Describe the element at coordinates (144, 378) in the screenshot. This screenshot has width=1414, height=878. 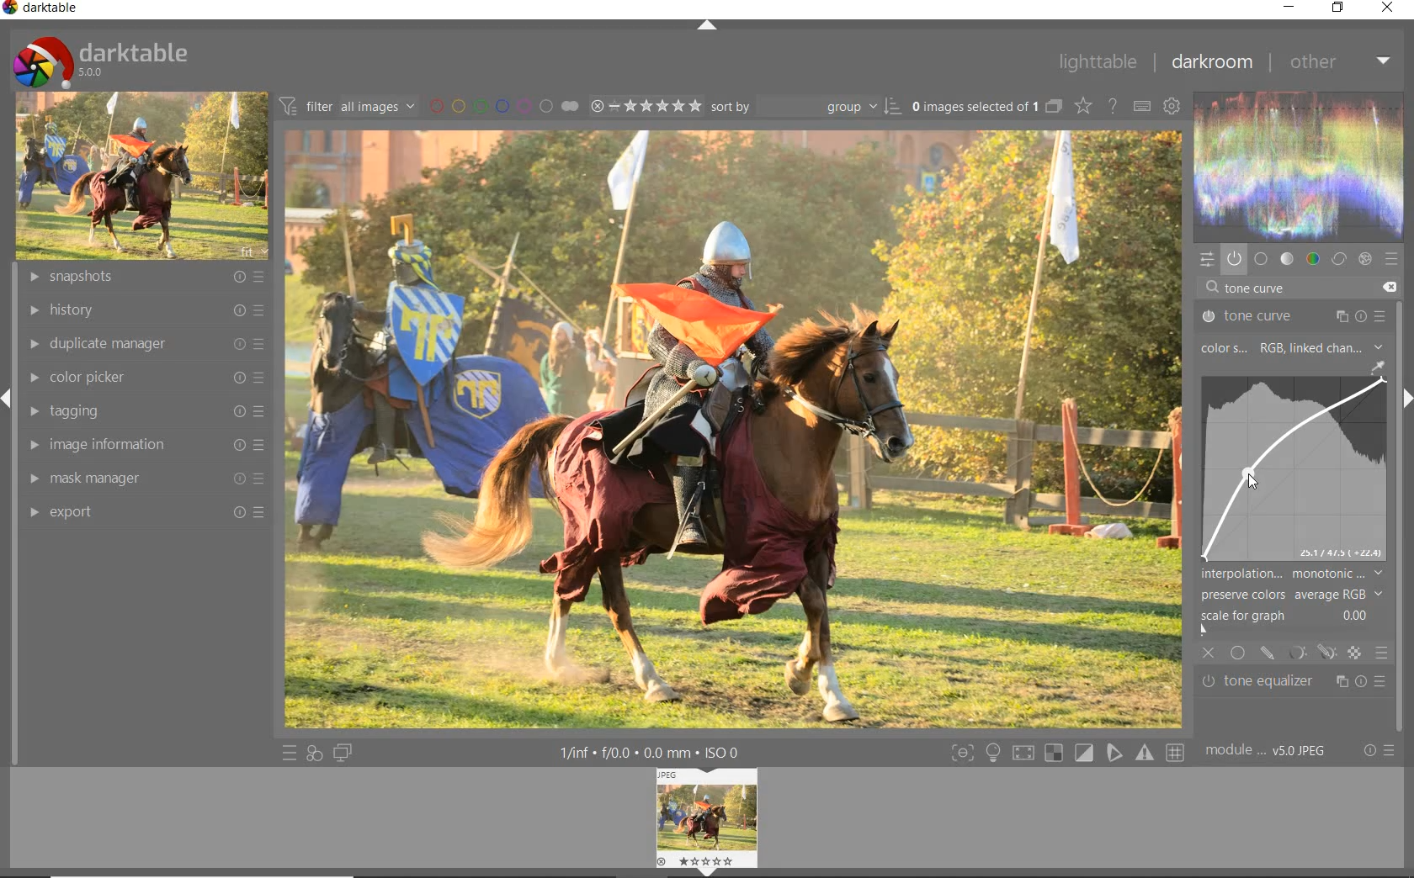
I see `color picker` at that location.